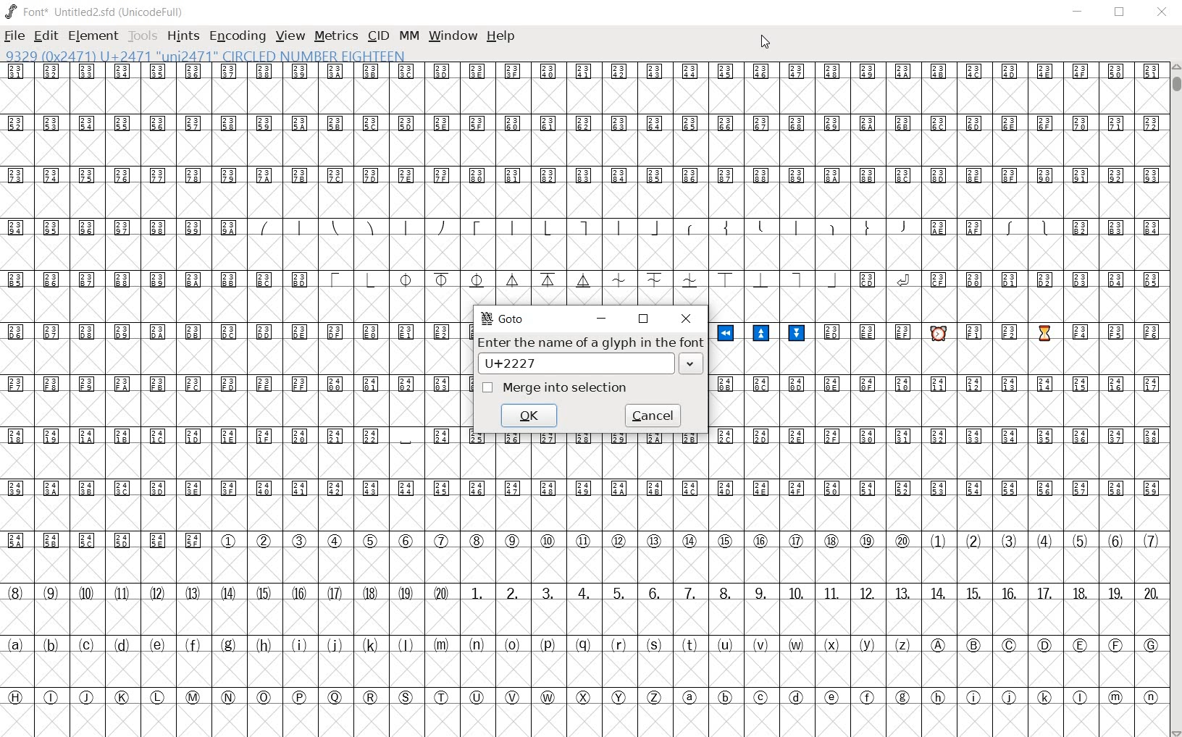 This screenshot has width=1182, height=737. I want to click on GoTo, so click(502, 319).